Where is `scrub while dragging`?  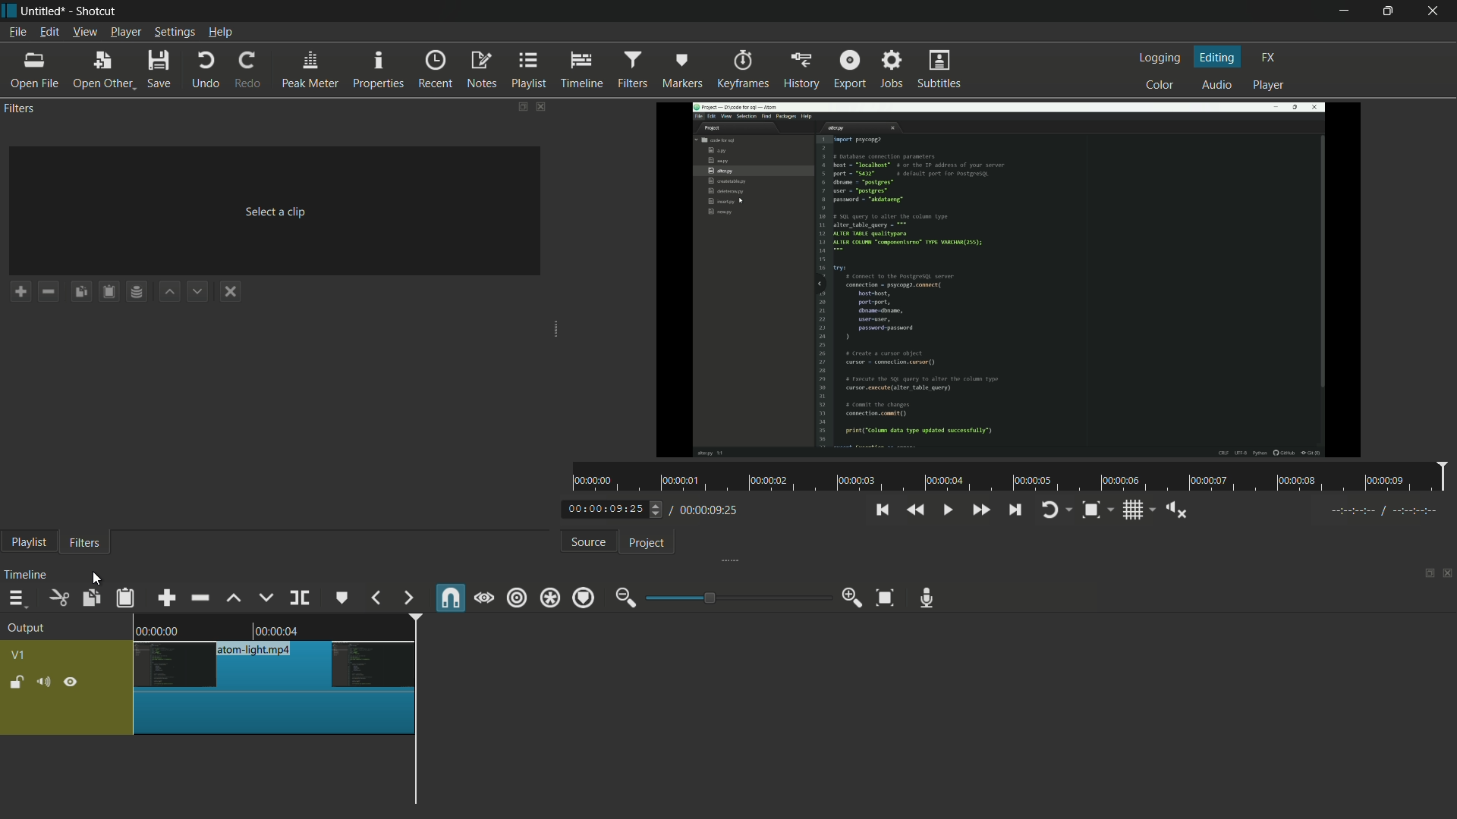 scrub while dragging is located at coordinates (484, 598).